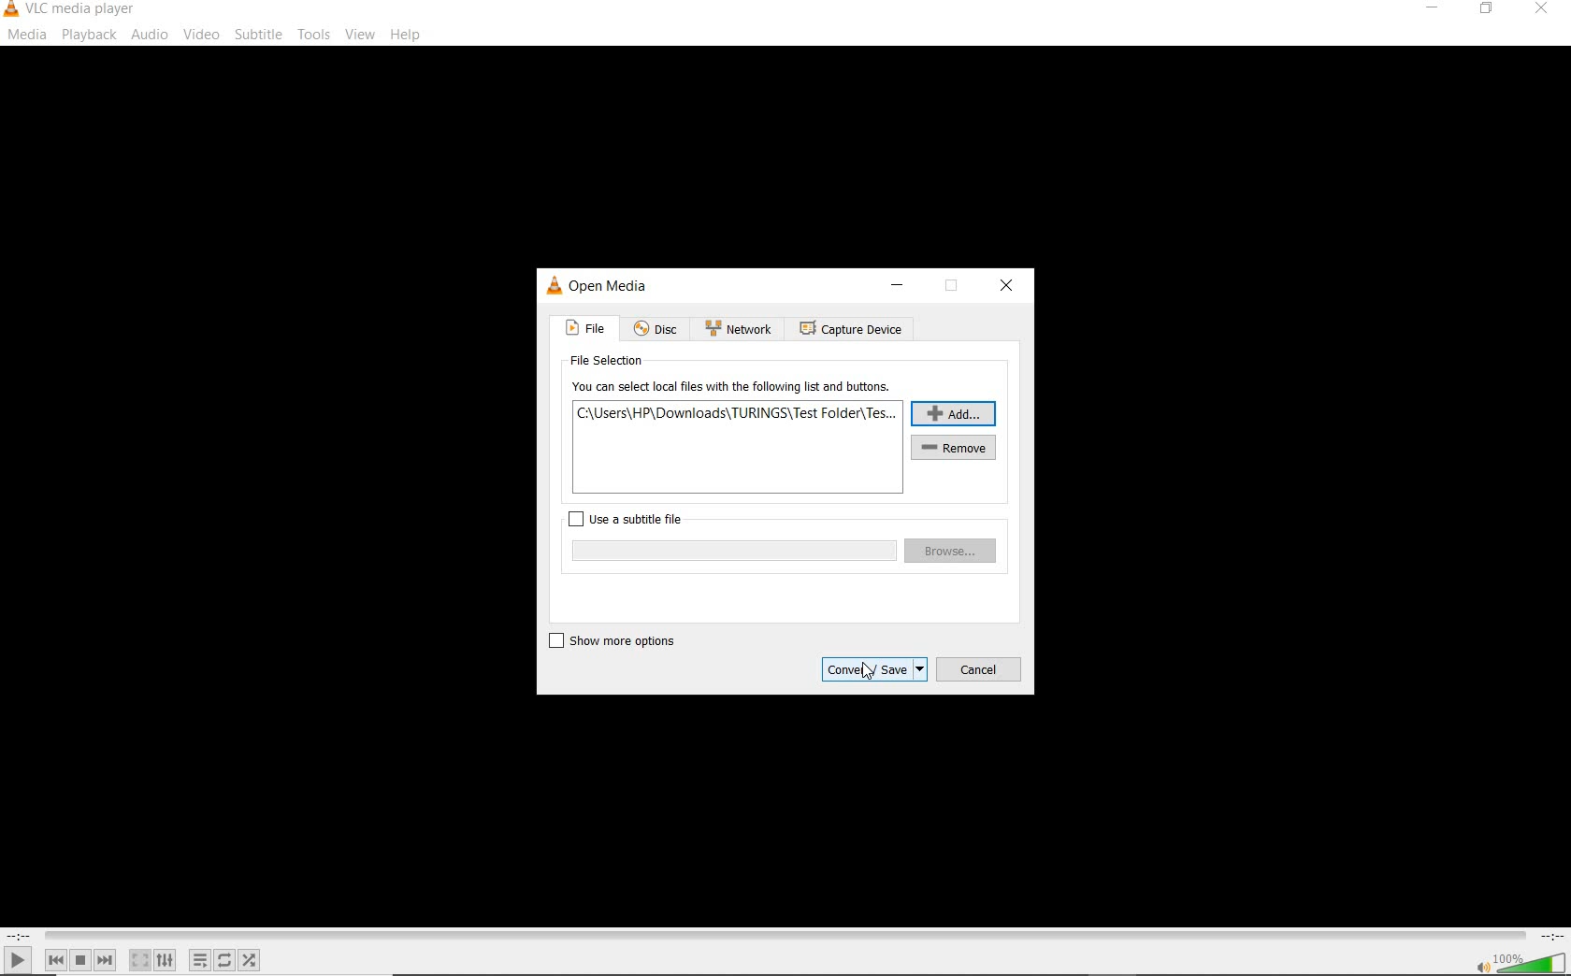 This screenshot has width=1571, height=976. What do you see at coordinates (656, 330) in the screenshot?
I see `disc` at bounding box center [656, 330].